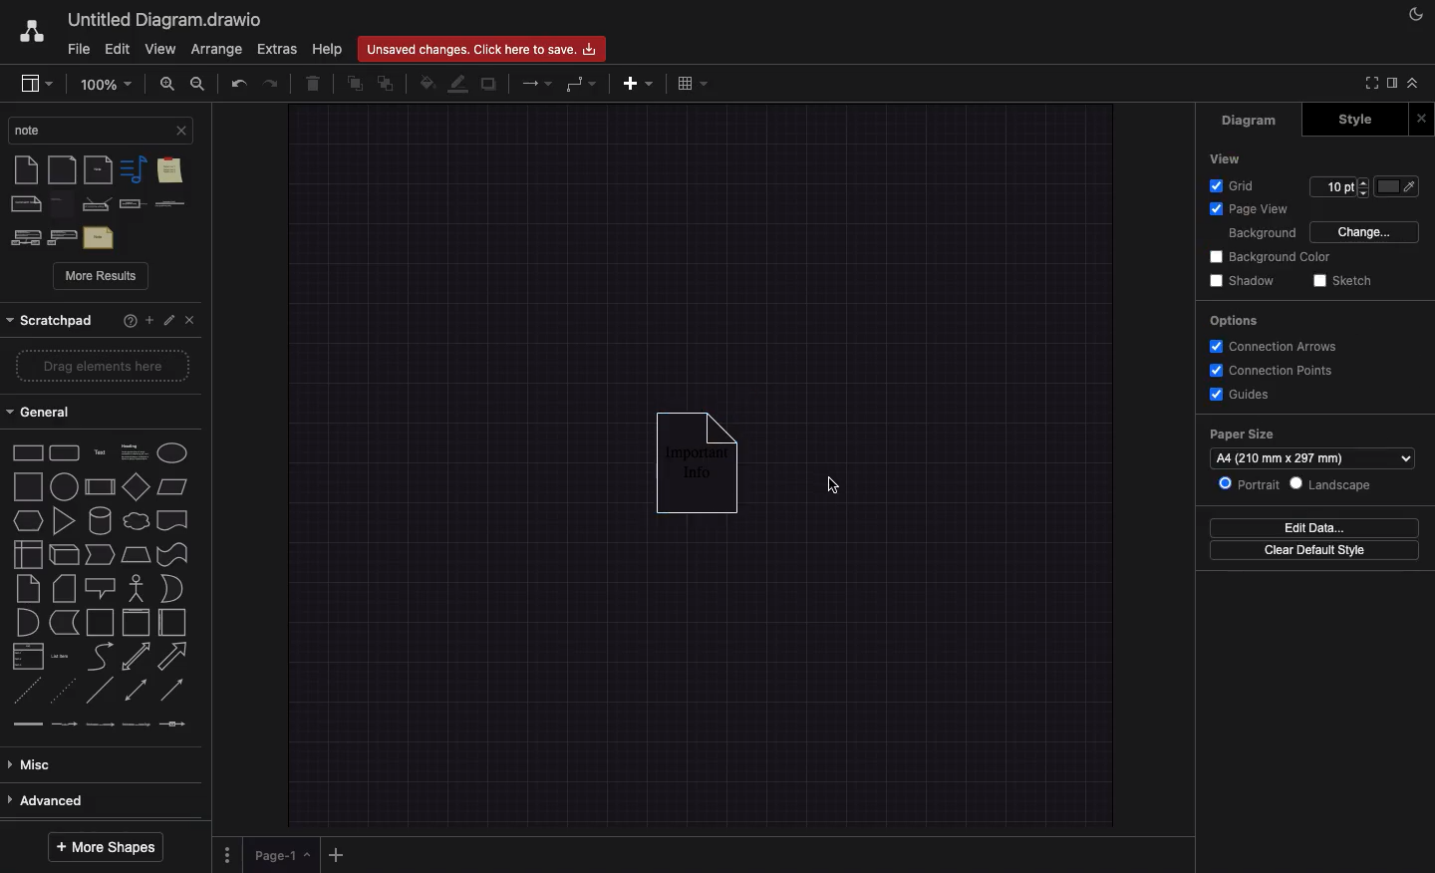 This screenshot has height=873, width=1435. What do you see at coordinates (173, 554) in the screenshot?
I see `tape` at bounding box center [173, 554].